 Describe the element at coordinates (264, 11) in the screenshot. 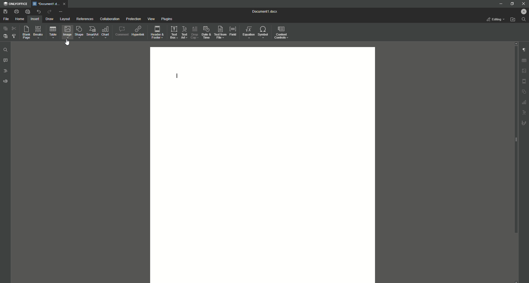

I see `Document 1` at that location.